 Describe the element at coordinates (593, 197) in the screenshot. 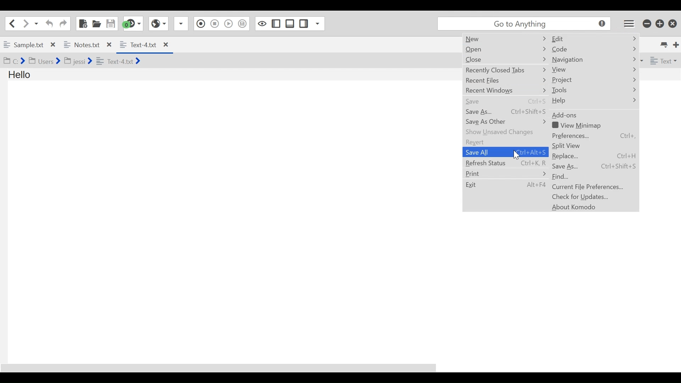

I see `Chack for Updates` at that location.